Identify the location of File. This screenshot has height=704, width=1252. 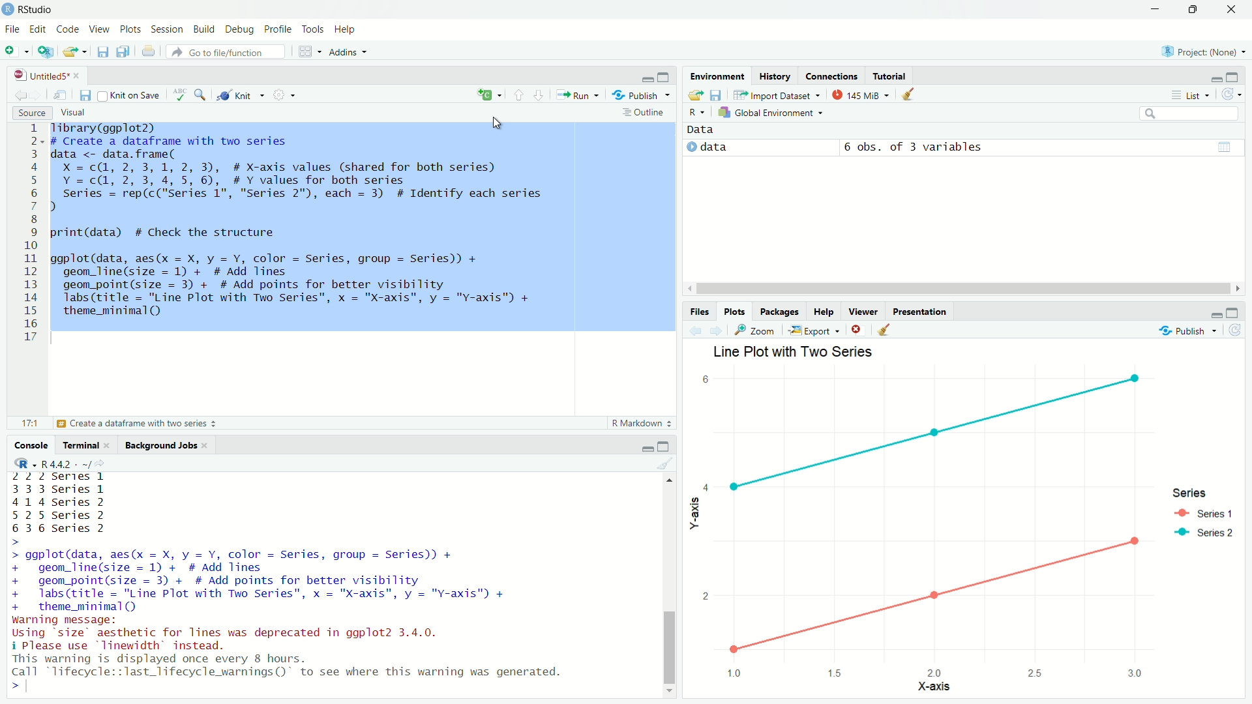
(12, 30).